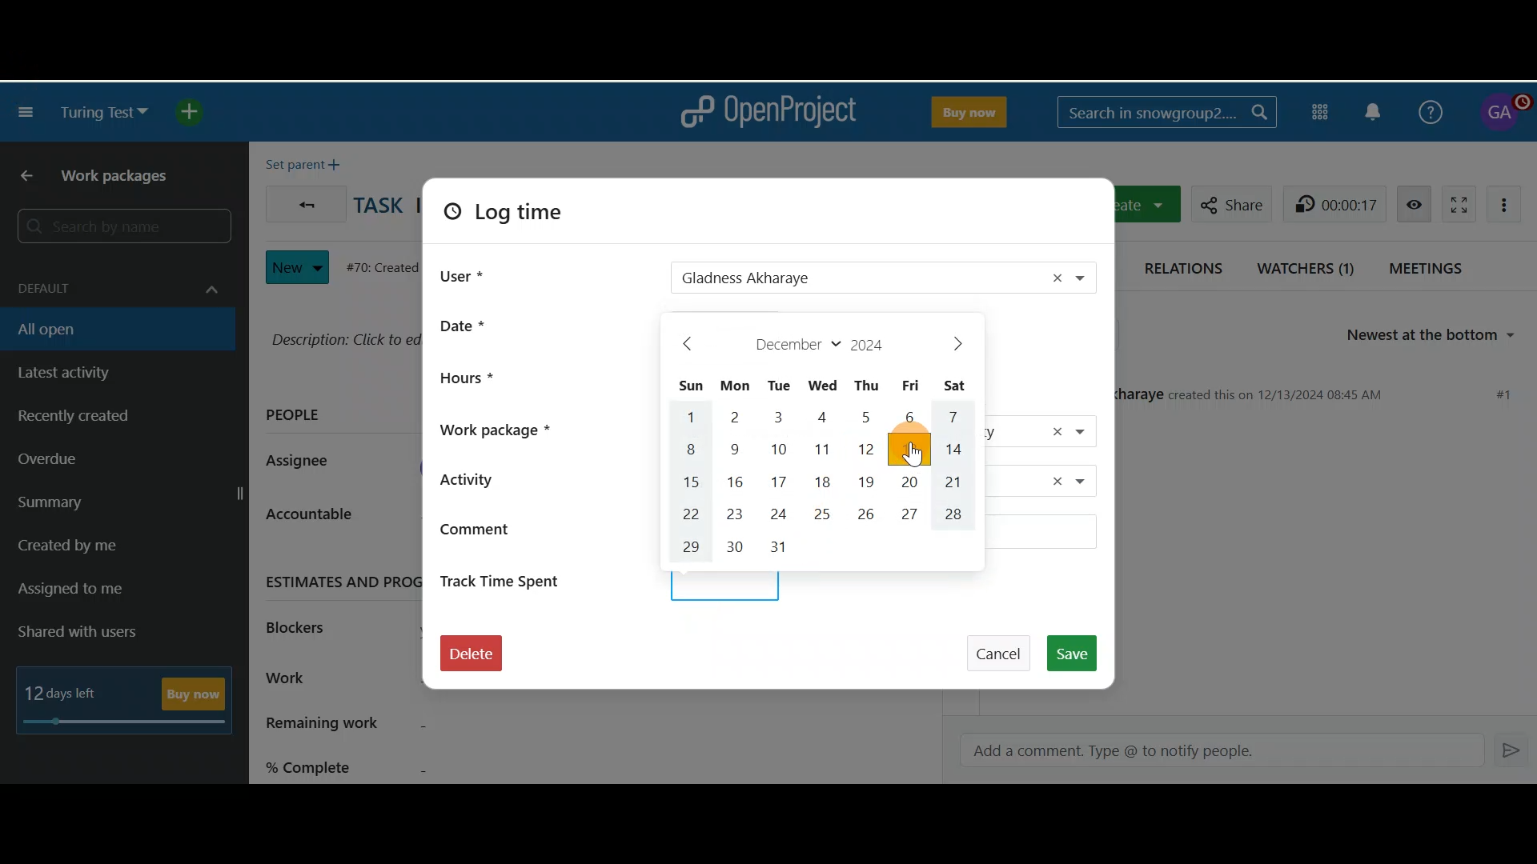 The height and width of the screenshot is (864, 1537). Describe the element at coordinates (1322, 110) in the screenshot. I see `Modules` at that location.